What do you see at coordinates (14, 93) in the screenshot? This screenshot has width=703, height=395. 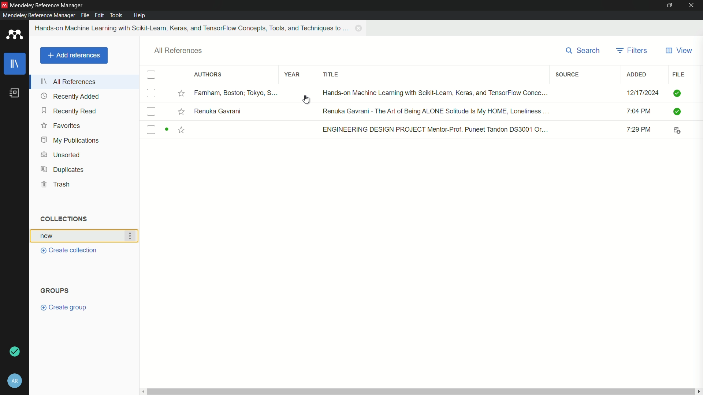 I see `book` at bounding box center [14, 93].